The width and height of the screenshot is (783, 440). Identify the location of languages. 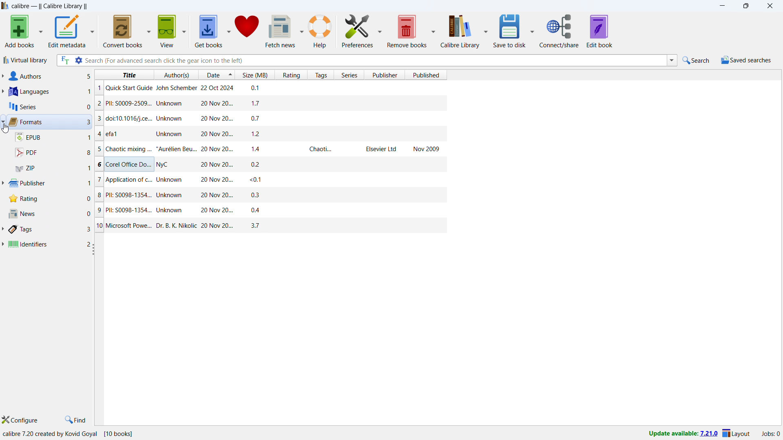
(49, 91).